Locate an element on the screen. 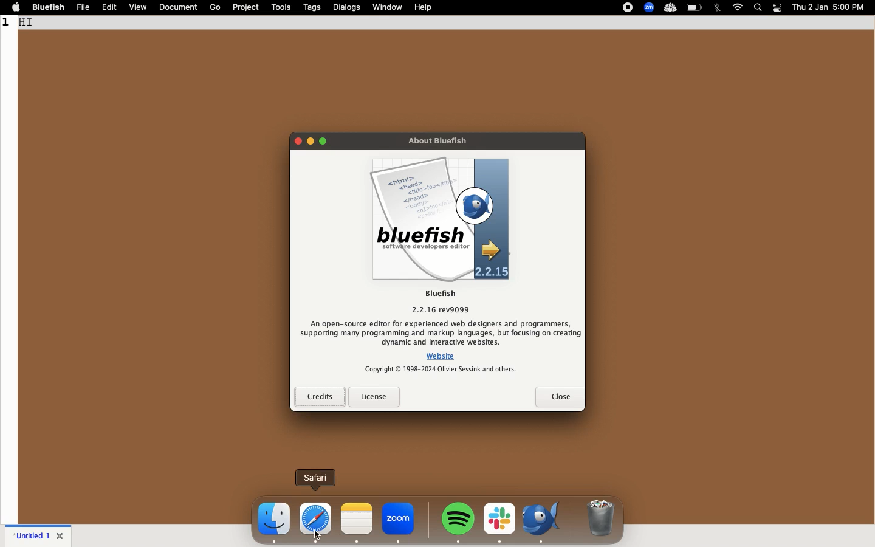 The height and width of the screenshot is (547, 875). project is located at coordinates (245, 7).